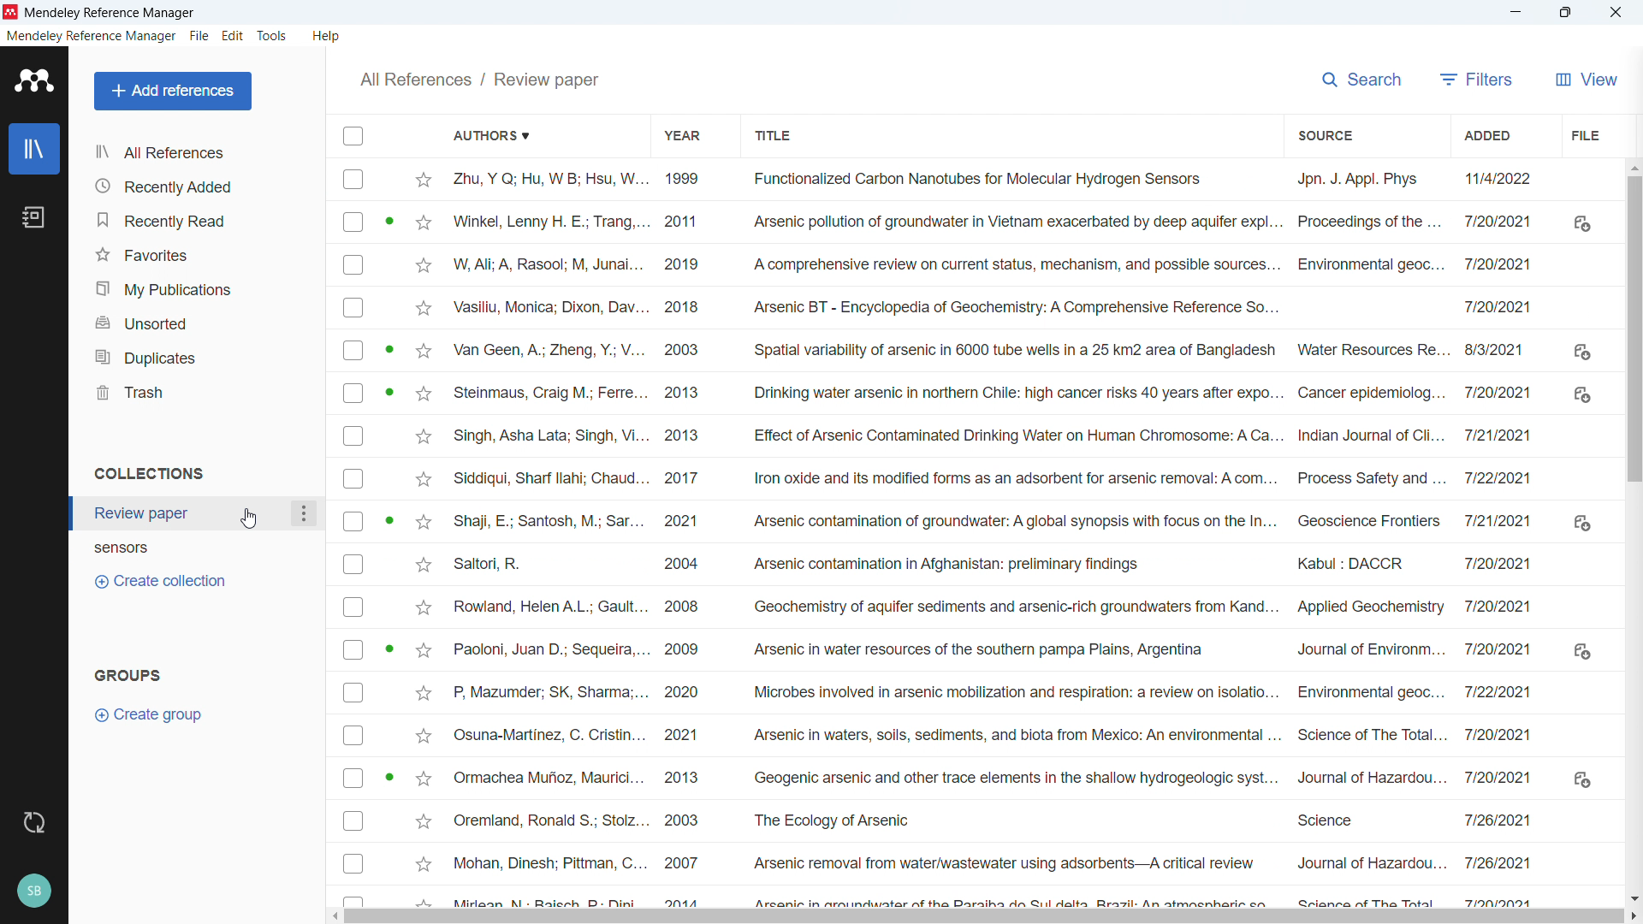  Describe the element at coordinates (132, 675) in the screenshot. I see `Groups ` at that location.